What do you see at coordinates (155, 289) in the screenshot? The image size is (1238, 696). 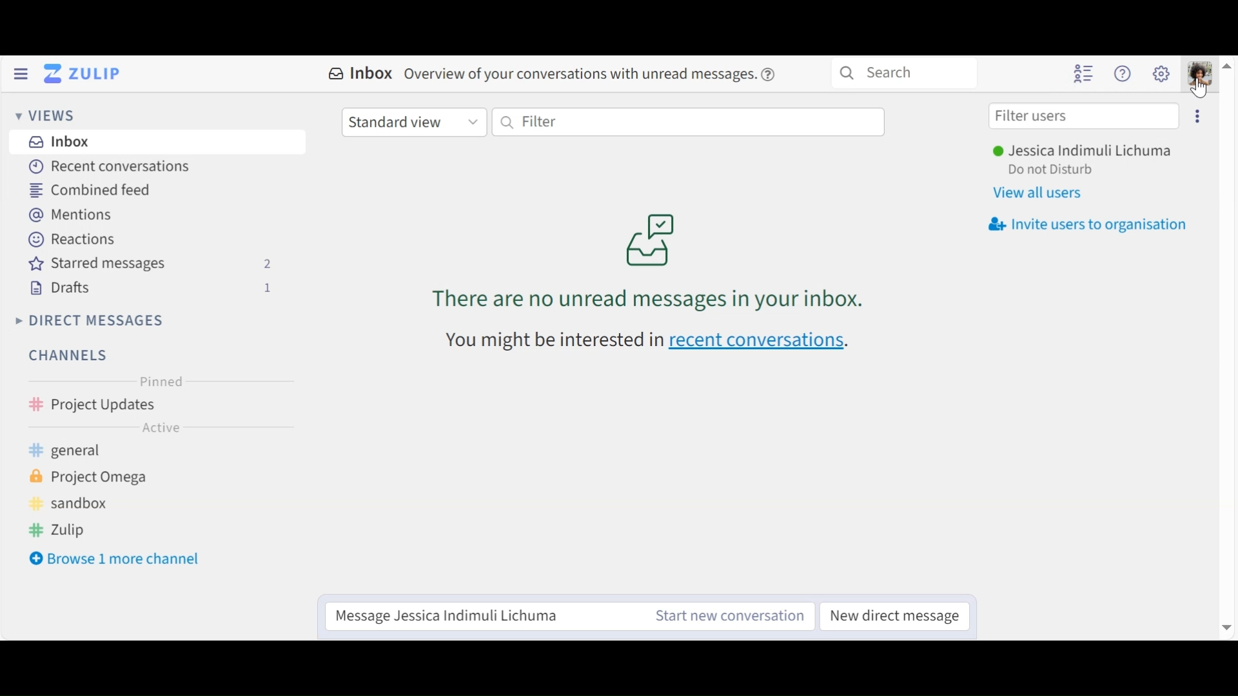 I see `Drafts` at bounding box center [155, 289].